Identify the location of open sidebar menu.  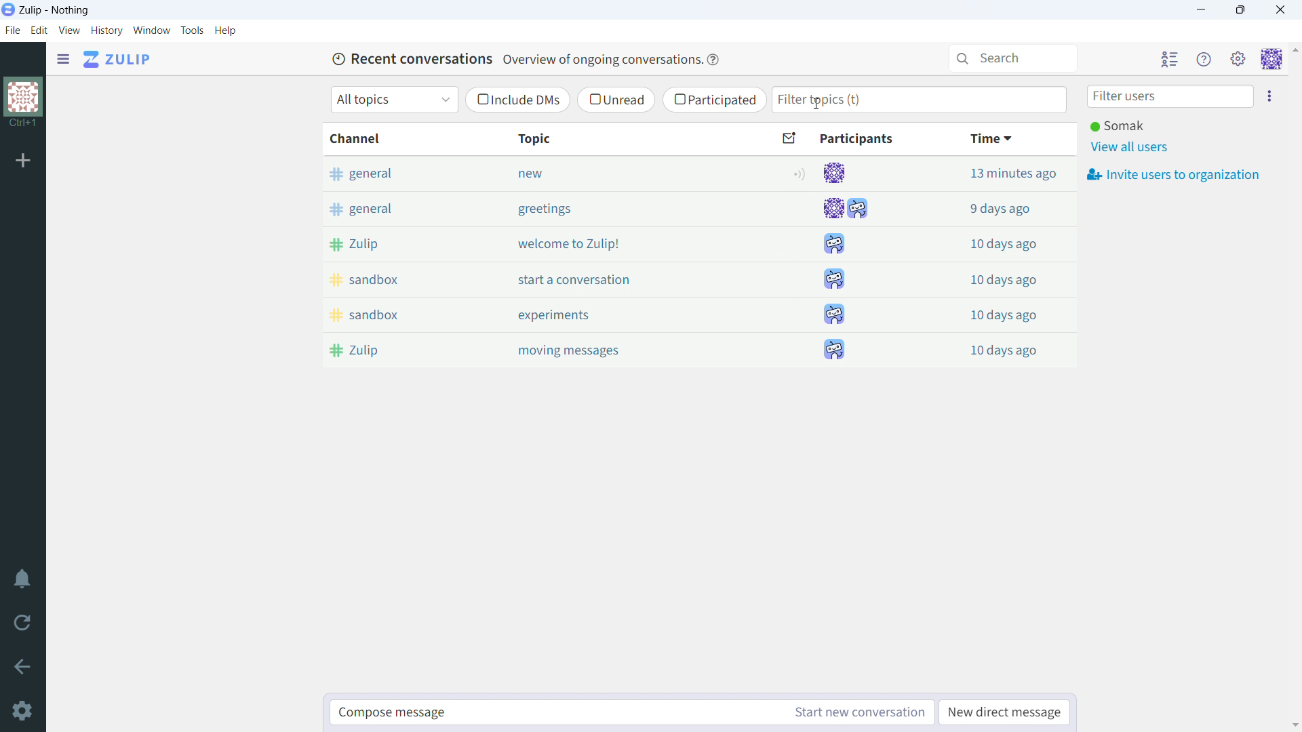
(63, 60).